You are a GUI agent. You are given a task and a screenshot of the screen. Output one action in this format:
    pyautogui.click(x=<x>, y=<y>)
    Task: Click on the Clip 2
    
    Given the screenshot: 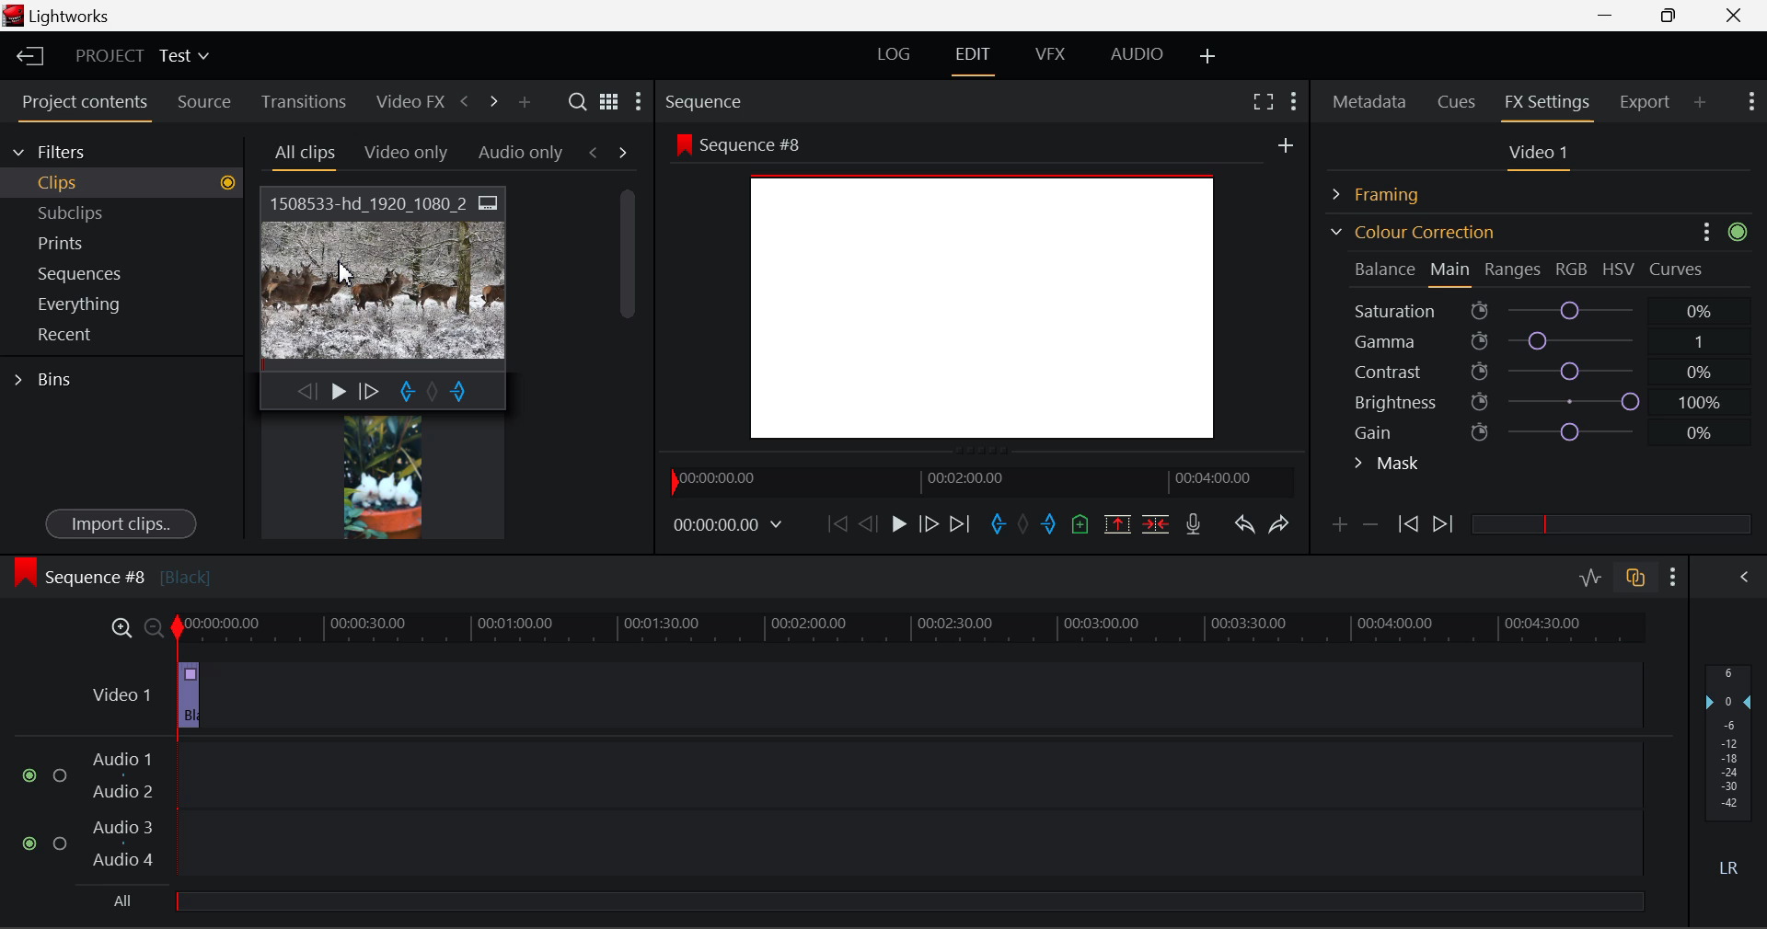 What is the action you would take?
    pyautogui.click(x=382, y=476)
    